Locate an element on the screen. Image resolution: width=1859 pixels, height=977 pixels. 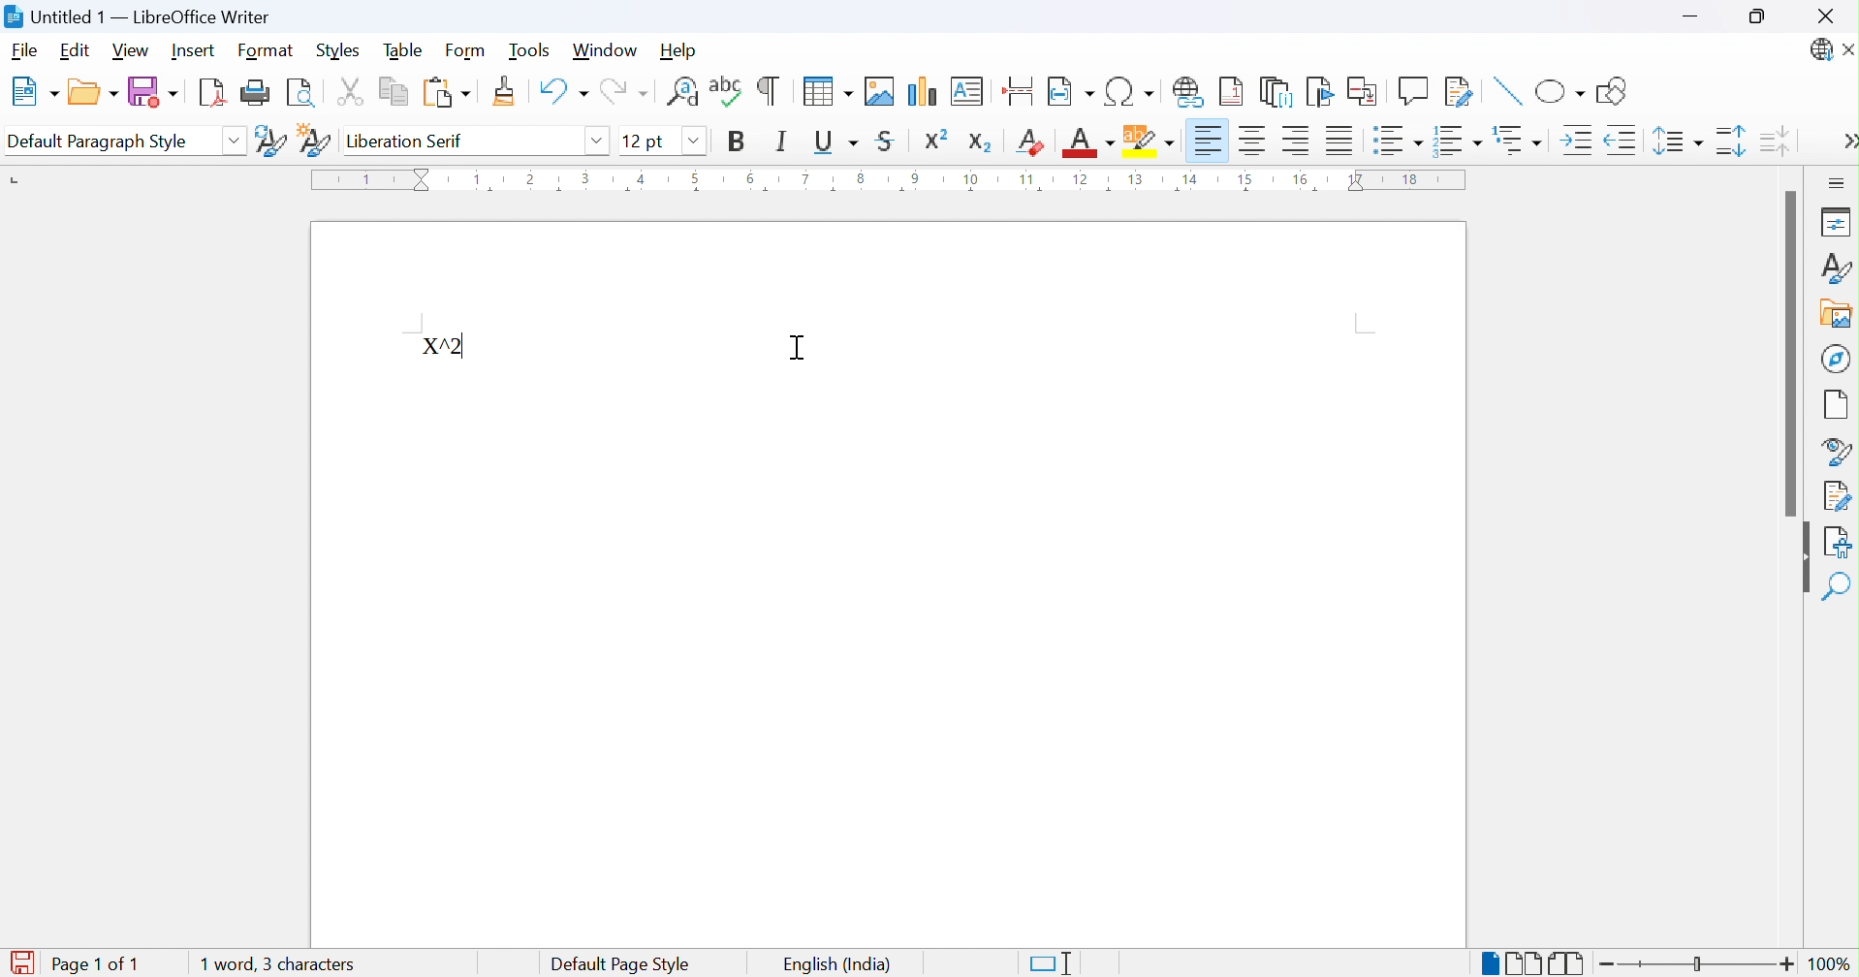
Format is located at coordinates (264, 51).